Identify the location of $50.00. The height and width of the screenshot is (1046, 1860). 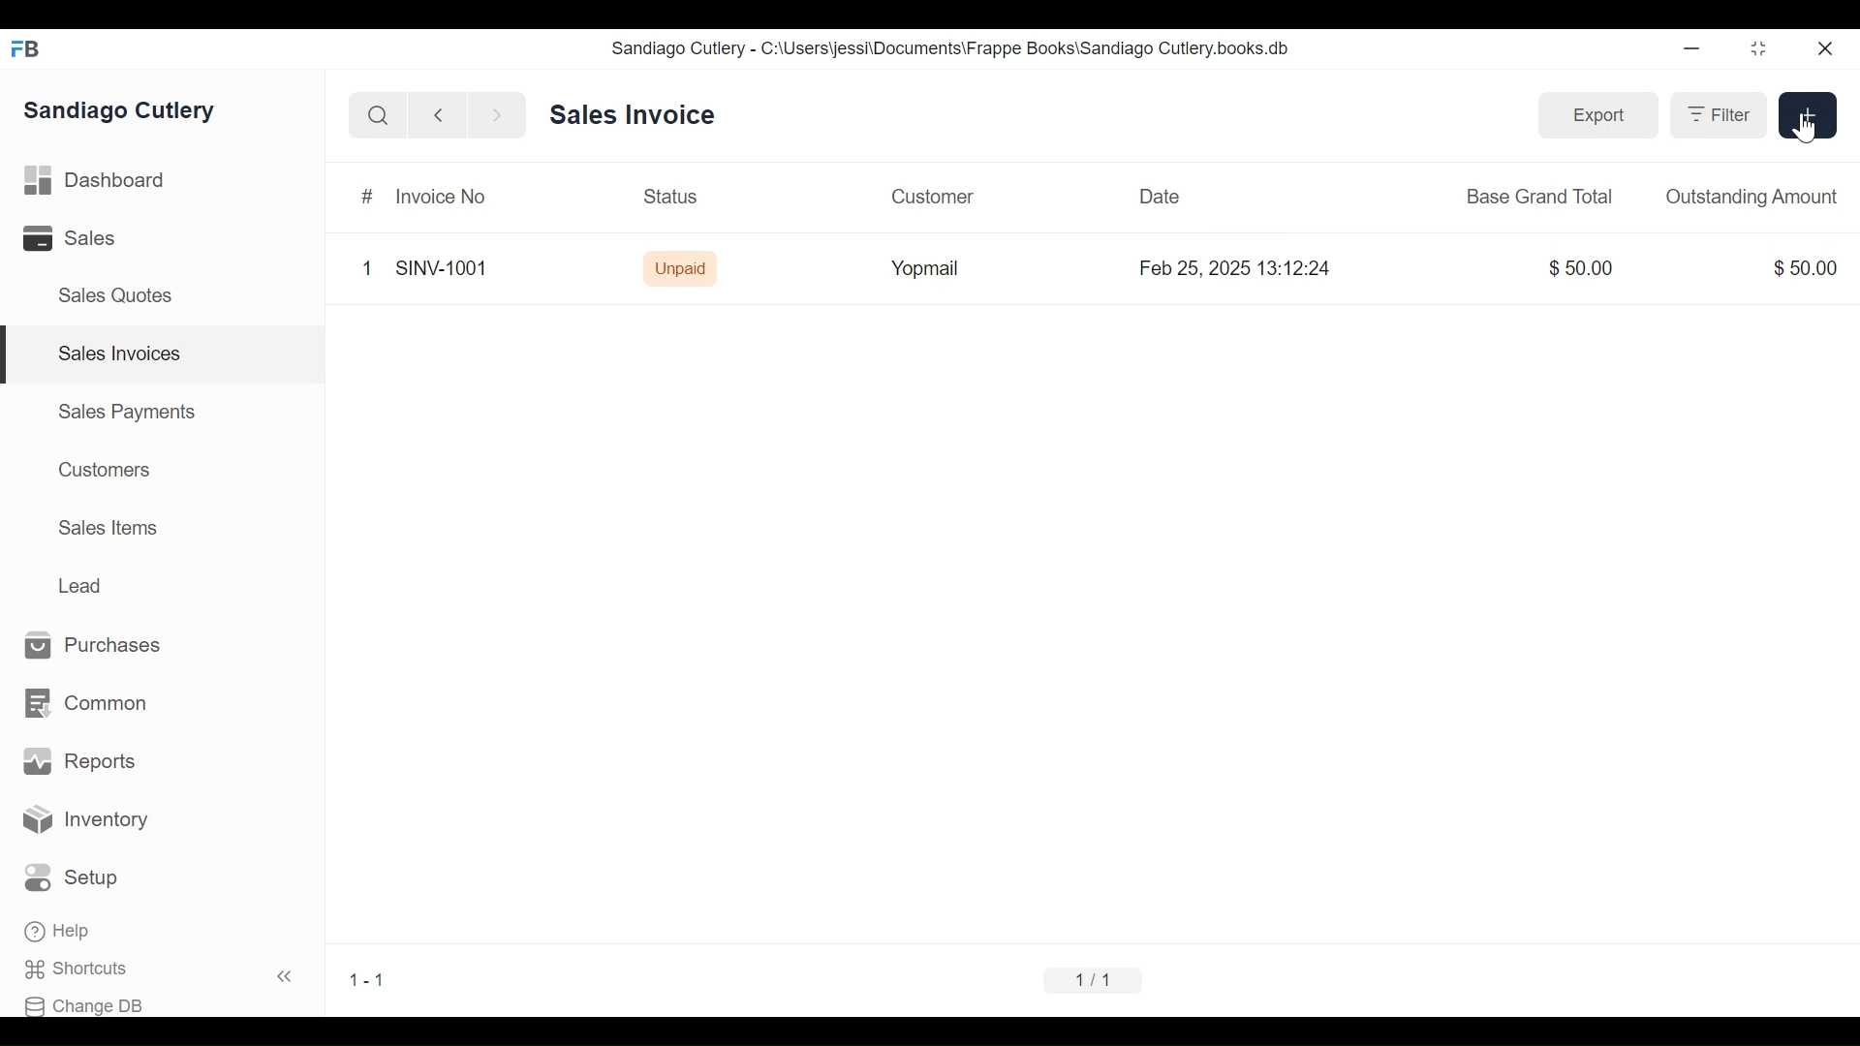
(1586, 268).